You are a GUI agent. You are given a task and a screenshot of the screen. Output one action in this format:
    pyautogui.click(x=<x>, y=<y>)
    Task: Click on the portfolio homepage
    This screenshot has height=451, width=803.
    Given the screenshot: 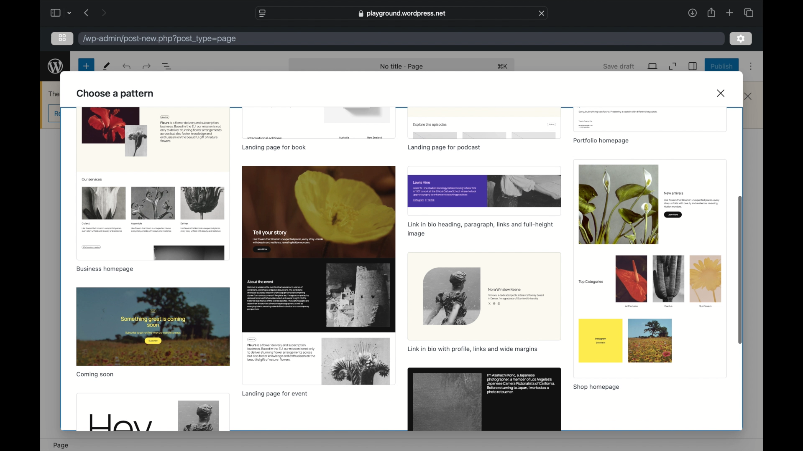 What is the action you would take?
    pyautogui.click(x=601, y=141)
    